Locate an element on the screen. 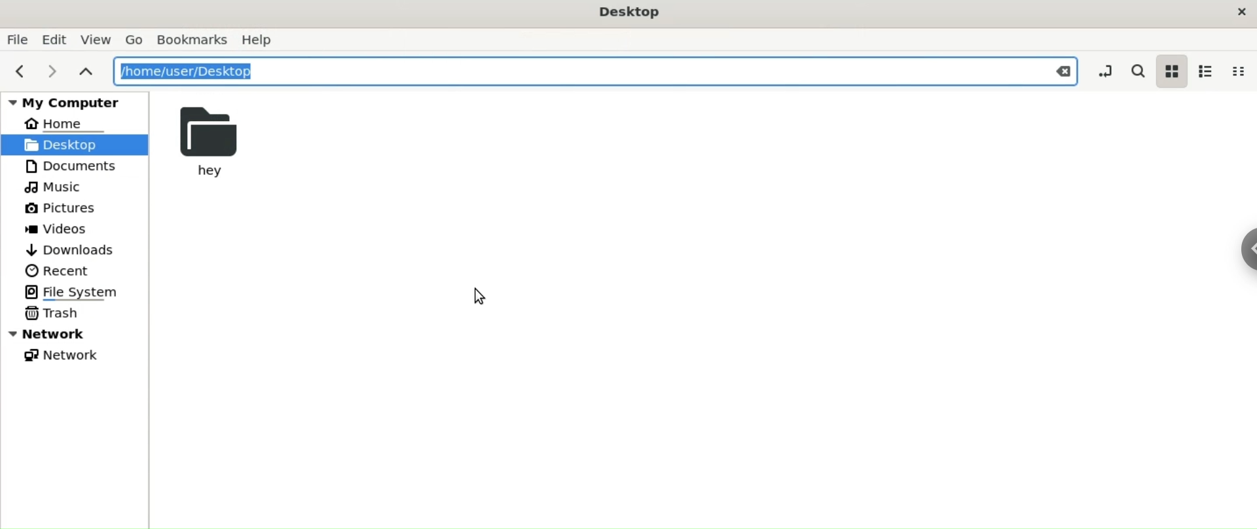  Bookmarks is located at coordinates (195, 39).